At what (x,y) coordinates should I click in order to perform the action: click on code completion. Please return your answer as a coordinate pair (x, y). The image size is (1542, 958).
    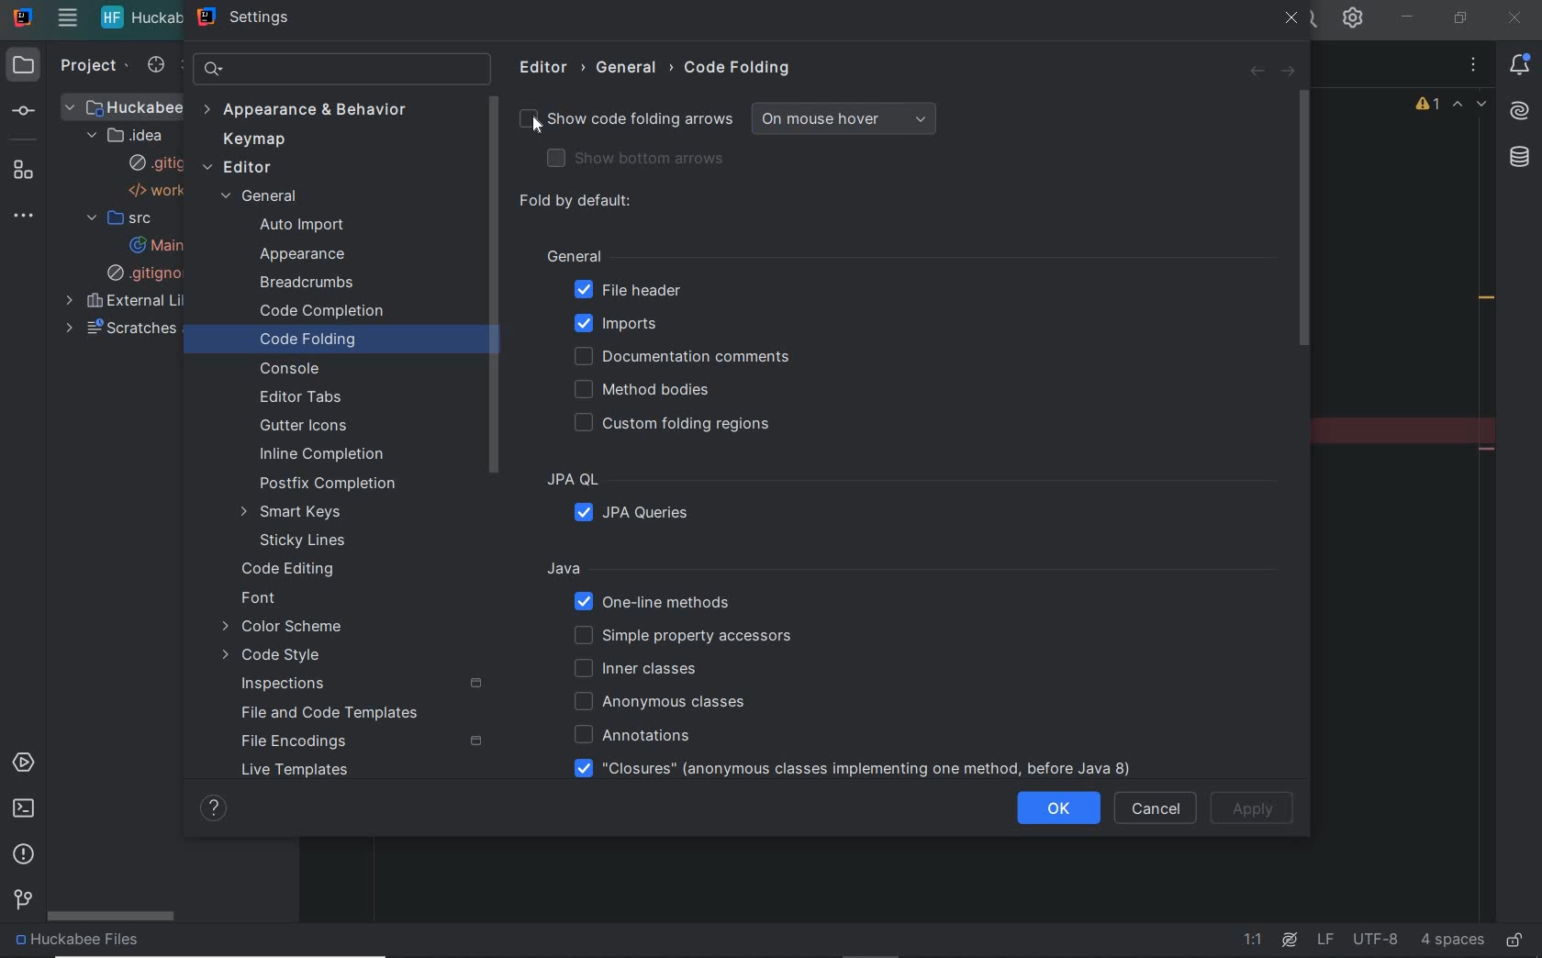
    Looking at the image, I should click on (318, 311).